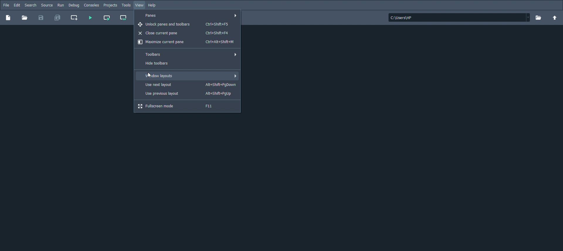  Describe the element at coordinates (6, 5) in the screenshot. I see `File` at that location.